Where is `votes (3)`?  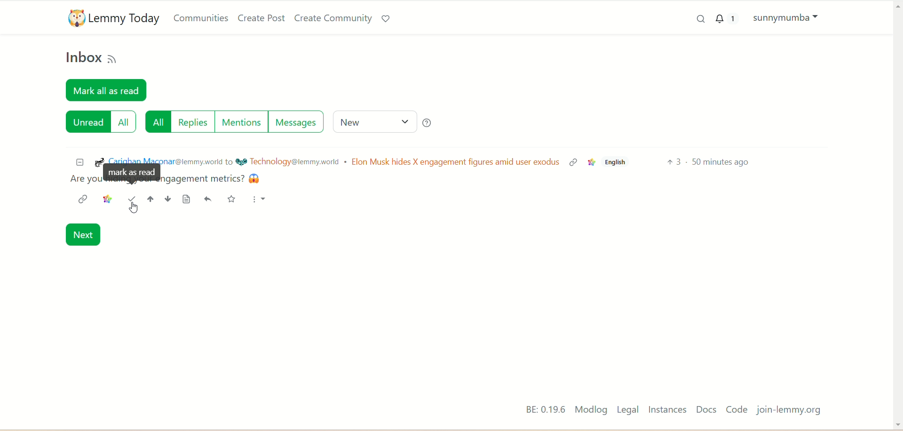 votes (3) is located at coordinates (675, 163).